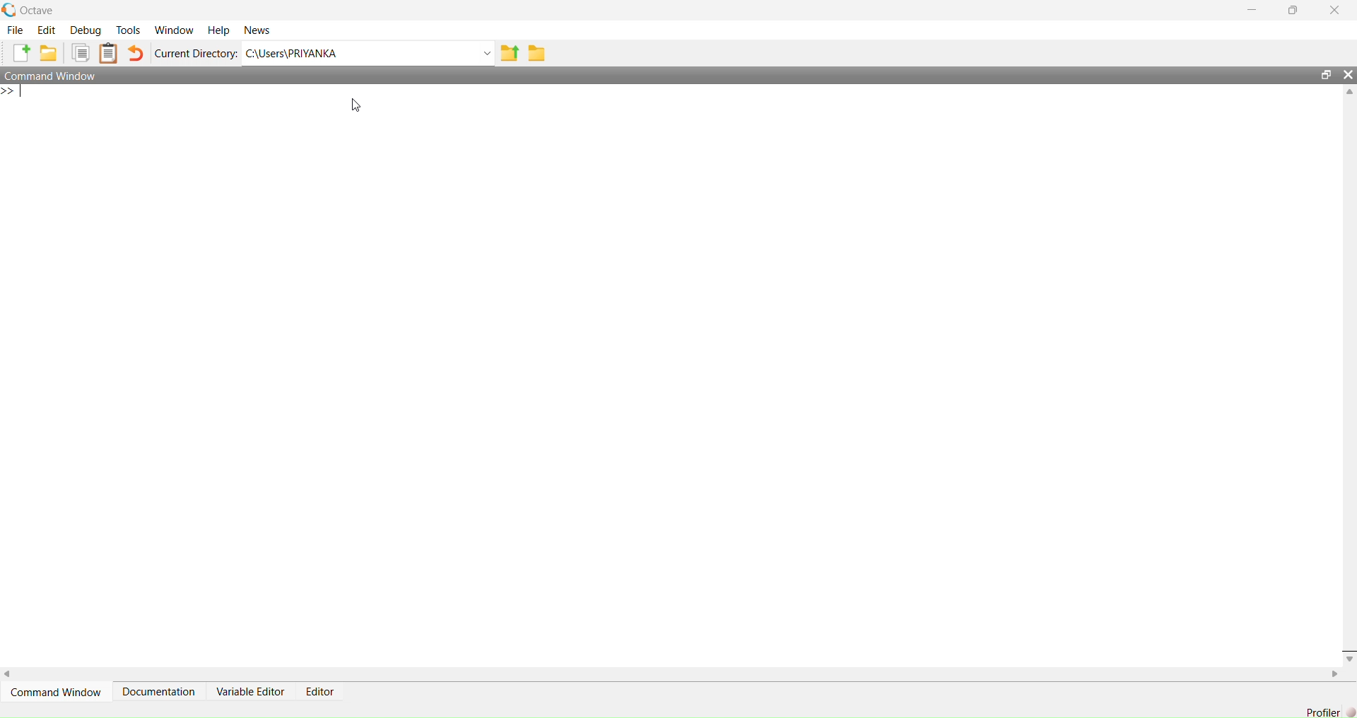 The height and width of the screenshot is (718, 1357). I want to click on Minimize, so click(1255, 11).